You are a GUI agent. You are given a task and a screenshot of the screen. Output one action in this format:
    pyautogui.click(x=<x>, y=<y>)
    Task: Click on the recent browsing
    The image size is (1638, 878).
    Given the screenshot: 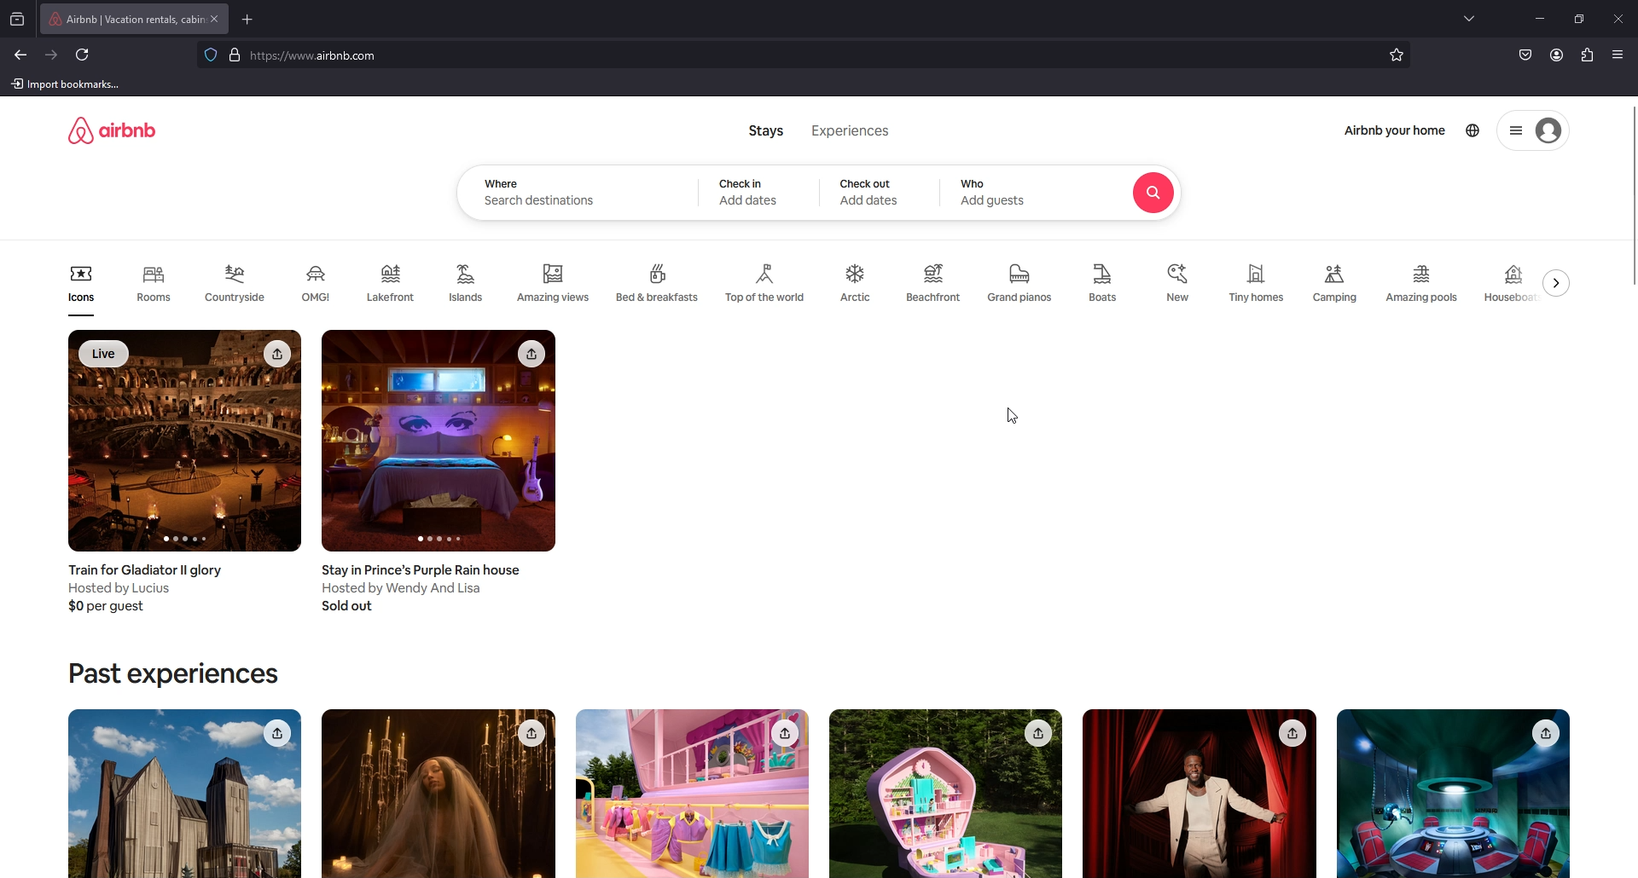 What is the action you would take?
    pyautogui.click(x=20, y=19)
    